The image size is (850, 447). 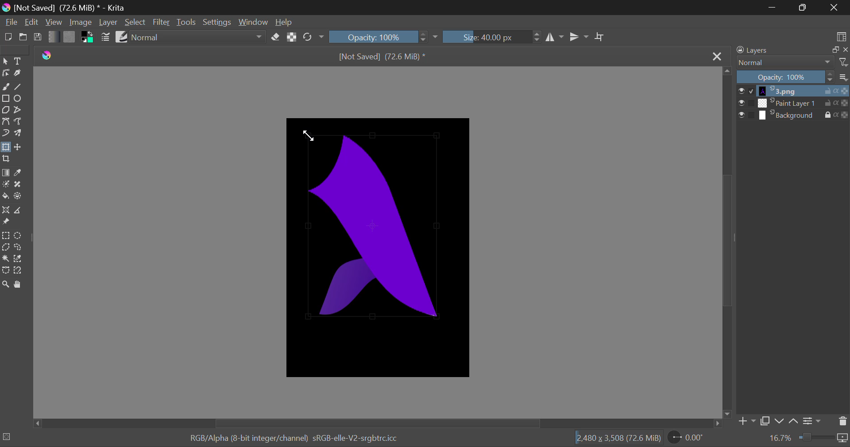 What do you see at coordinates (840, 421) in the screenshot?
I see `Delete Layer` at bounding box center [840, 421].